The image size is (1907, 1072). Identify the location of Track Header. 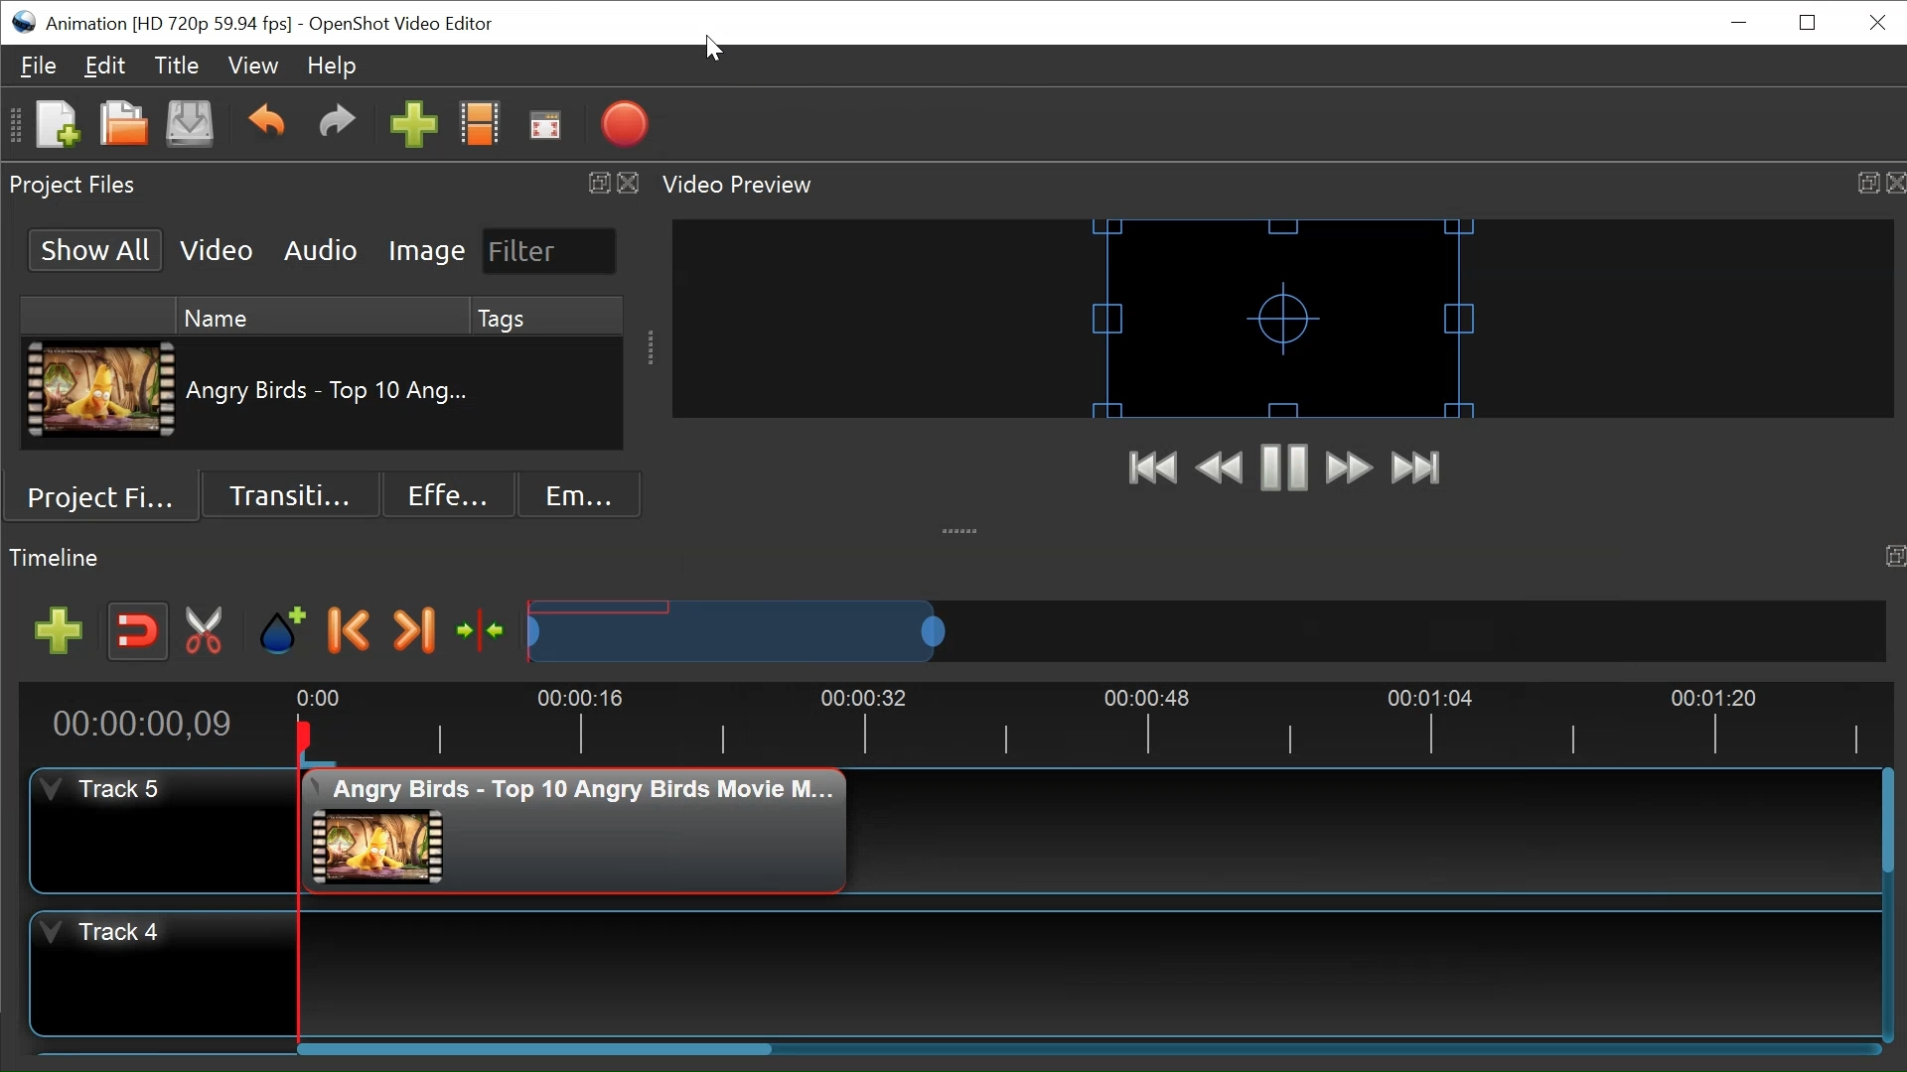
(162, 830).